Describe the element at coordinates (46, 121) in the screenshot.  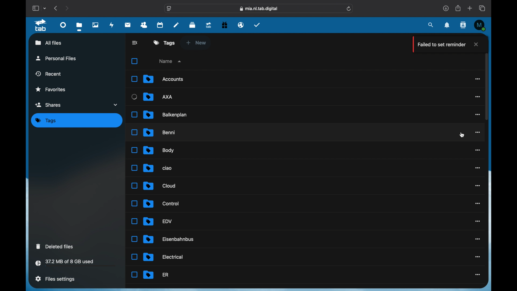
I see `tags` at that location.